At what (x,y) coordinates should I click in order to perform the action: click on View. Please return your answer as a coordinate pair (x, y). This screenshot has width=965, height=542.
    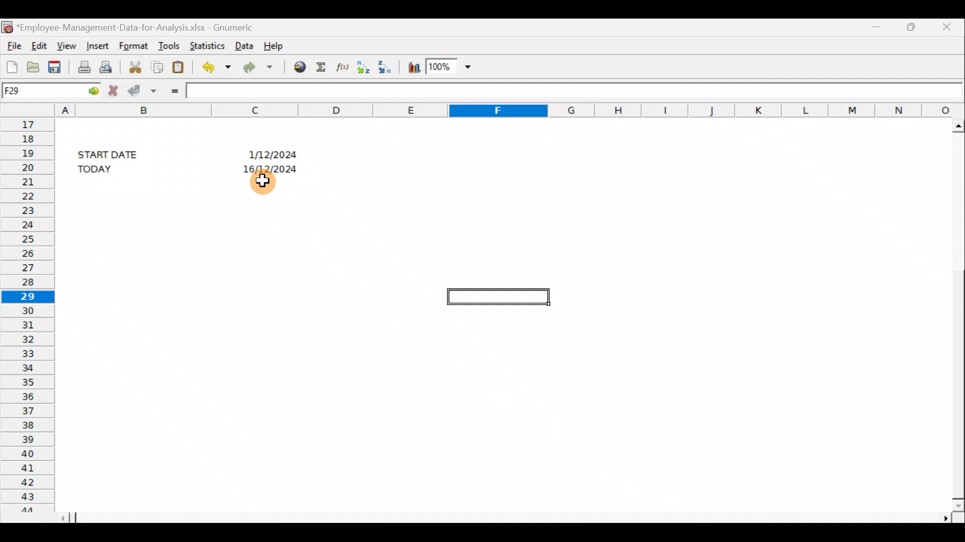
    Looking at the image, I should click on (67, 45).